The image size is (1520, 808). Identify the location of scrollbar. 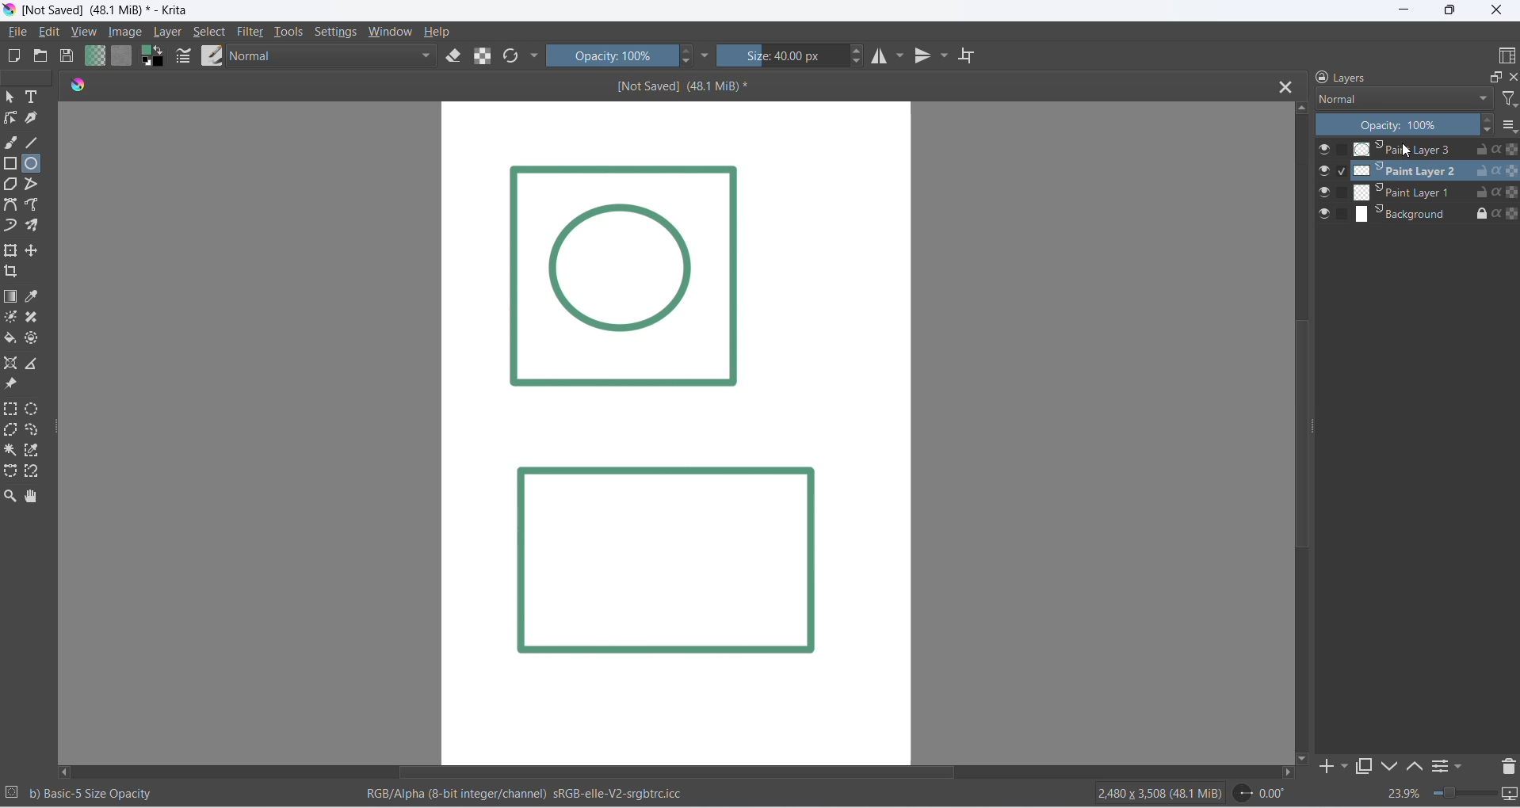
(1313, 429).